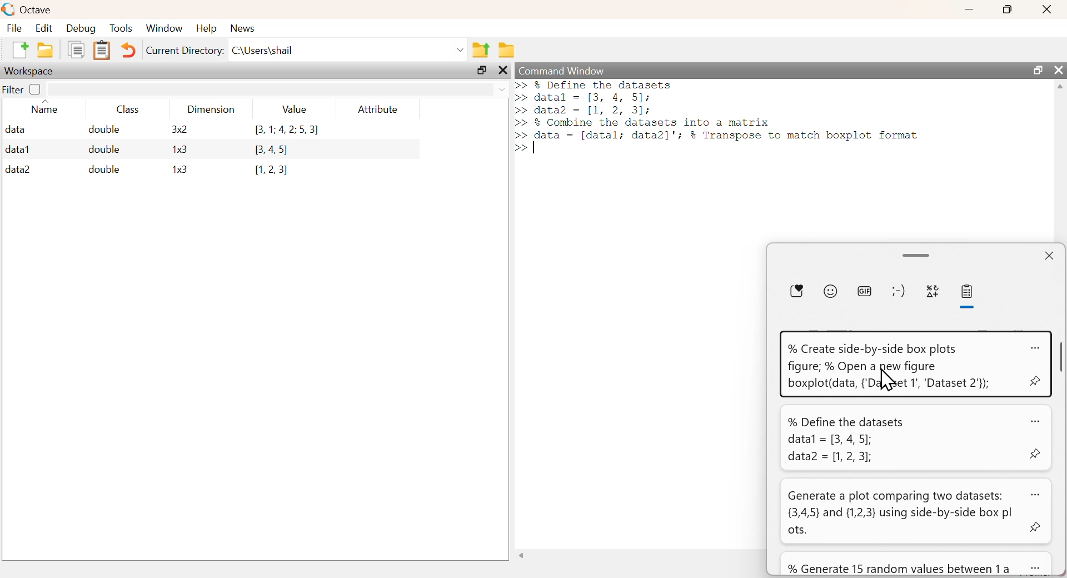 The image size is (1067, 578). I want to click on C:\Users\shail, so click(263, 49).